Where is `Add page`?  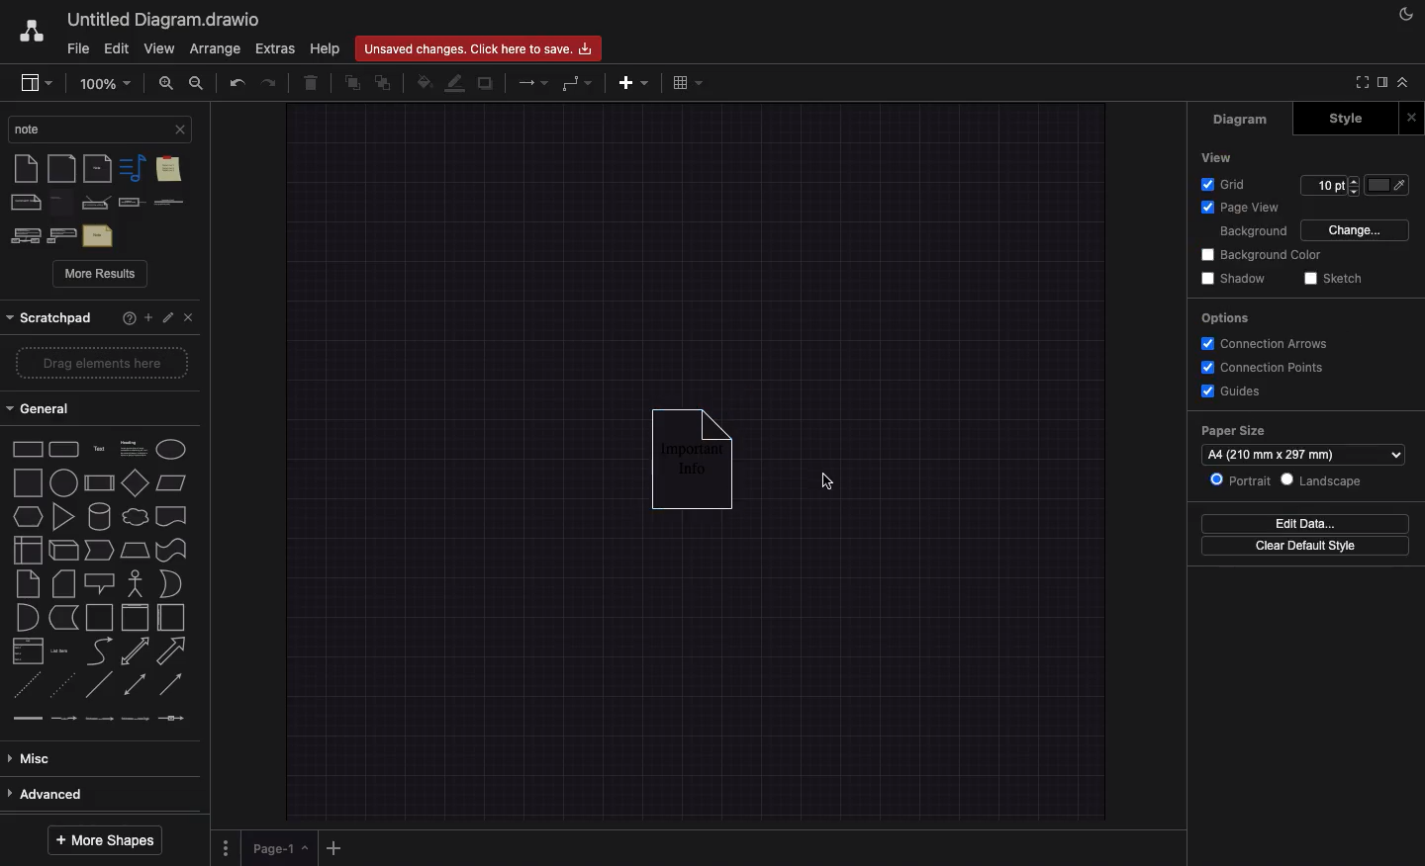 Add page is located at coordinates (332, 849).